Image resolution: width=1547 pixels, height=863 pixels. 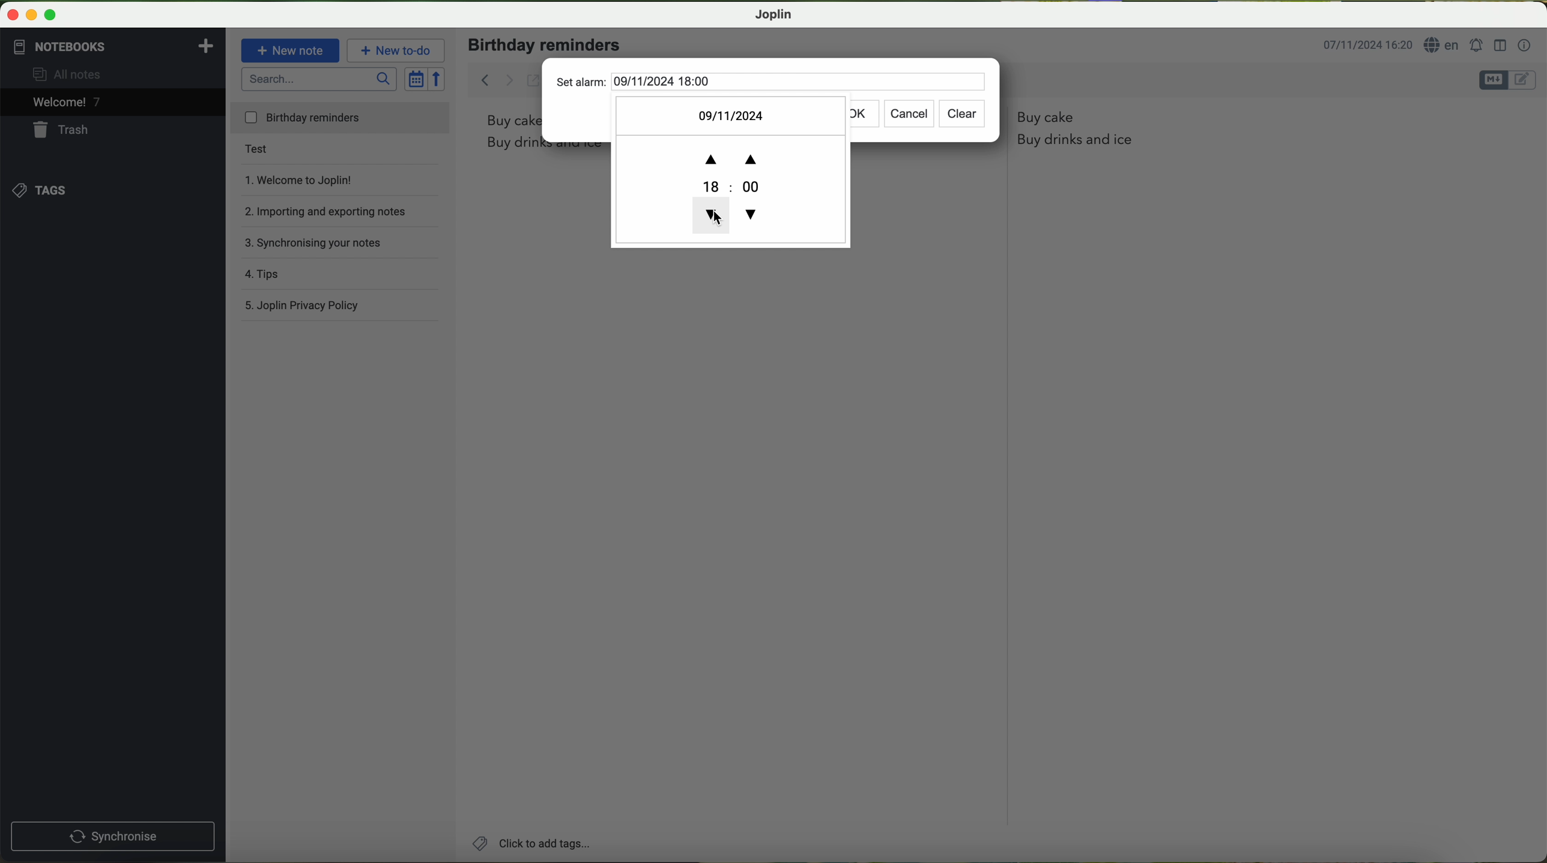 I want to click on synchronising your notes, so click(x=323, y=241).